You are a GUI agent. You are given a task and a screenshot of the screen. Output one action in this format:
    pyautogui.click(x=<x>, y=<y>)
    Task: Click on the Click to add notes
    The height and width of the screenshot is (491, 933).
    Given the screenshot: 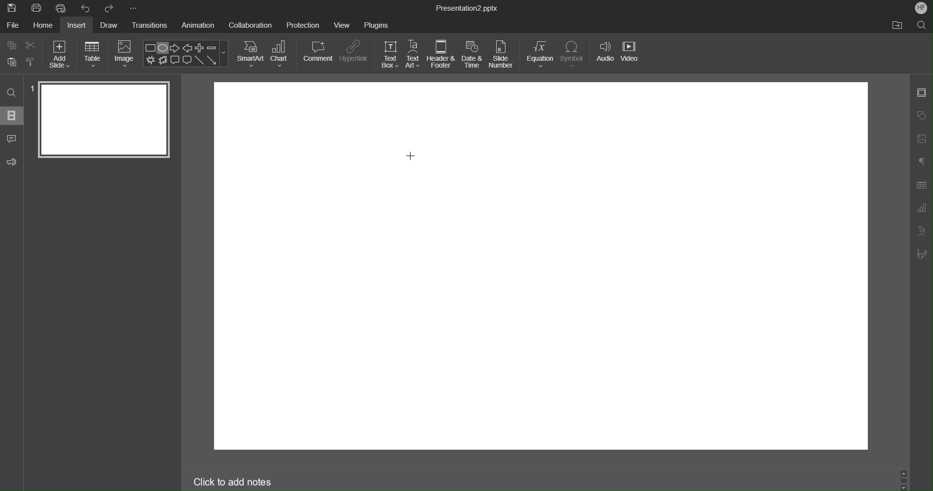 What is the action you would take?
    pyautogui.click(x=233, y=482)
    